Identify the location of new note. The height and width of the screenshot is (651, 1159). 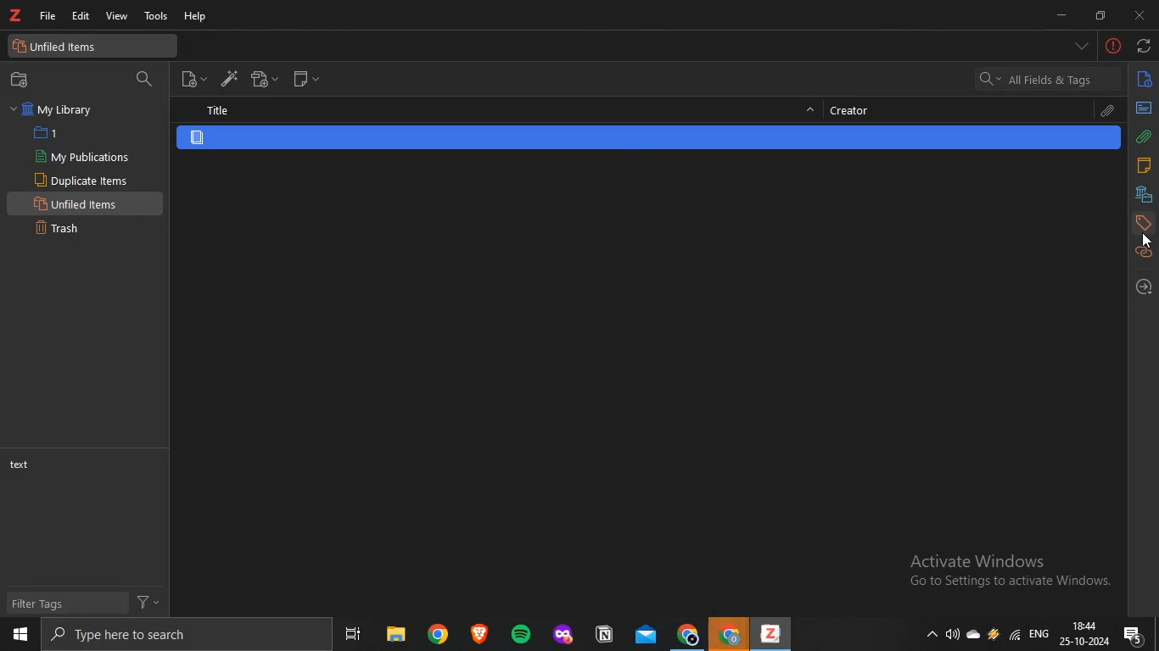
(310, 79).